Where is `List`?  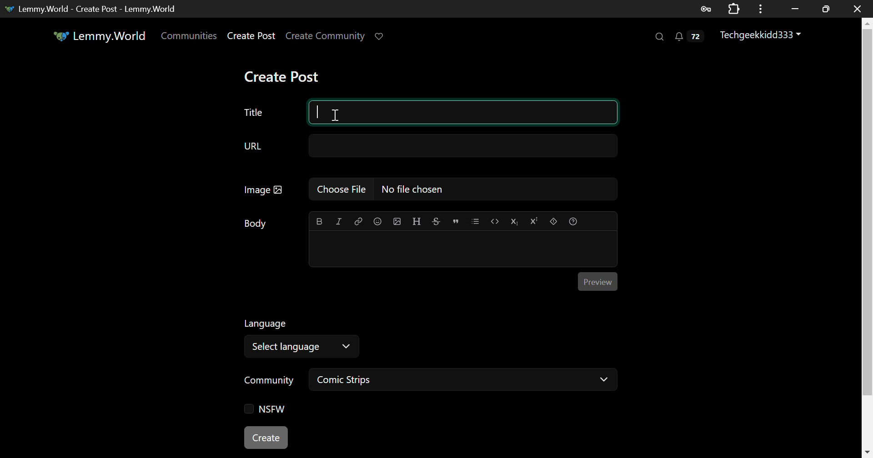 List is located at coordinates (475, 220).